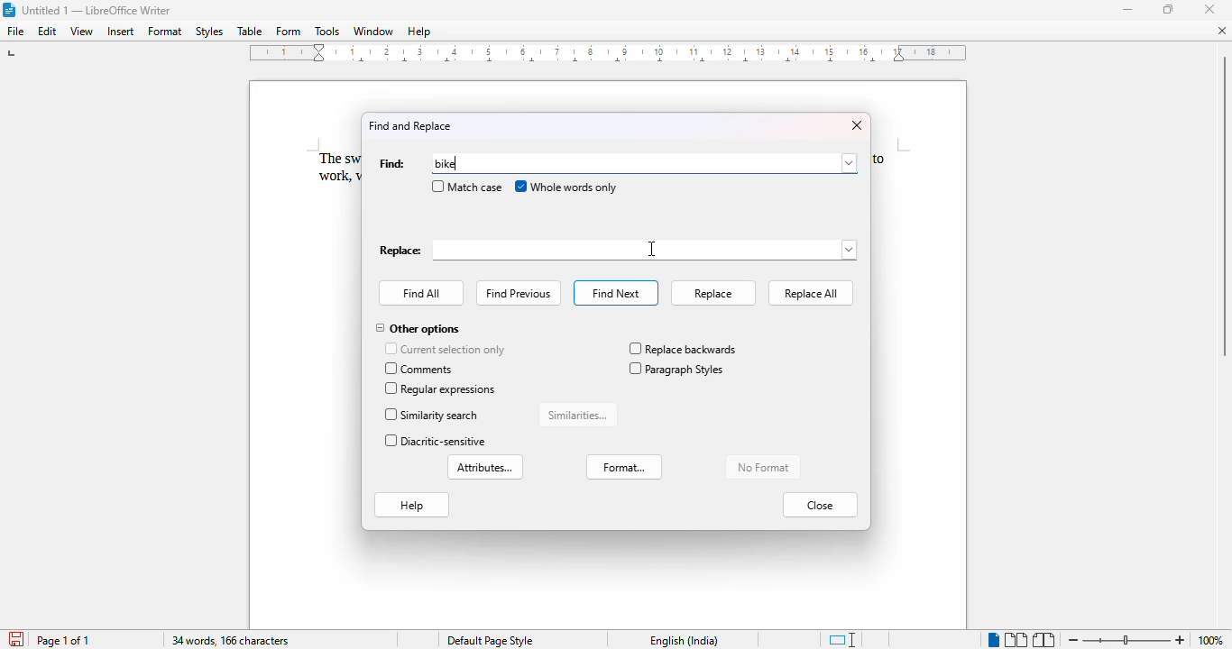  Describe the element at coordinates (993, 640) in the screenshot. I see `single-page view` at that location.